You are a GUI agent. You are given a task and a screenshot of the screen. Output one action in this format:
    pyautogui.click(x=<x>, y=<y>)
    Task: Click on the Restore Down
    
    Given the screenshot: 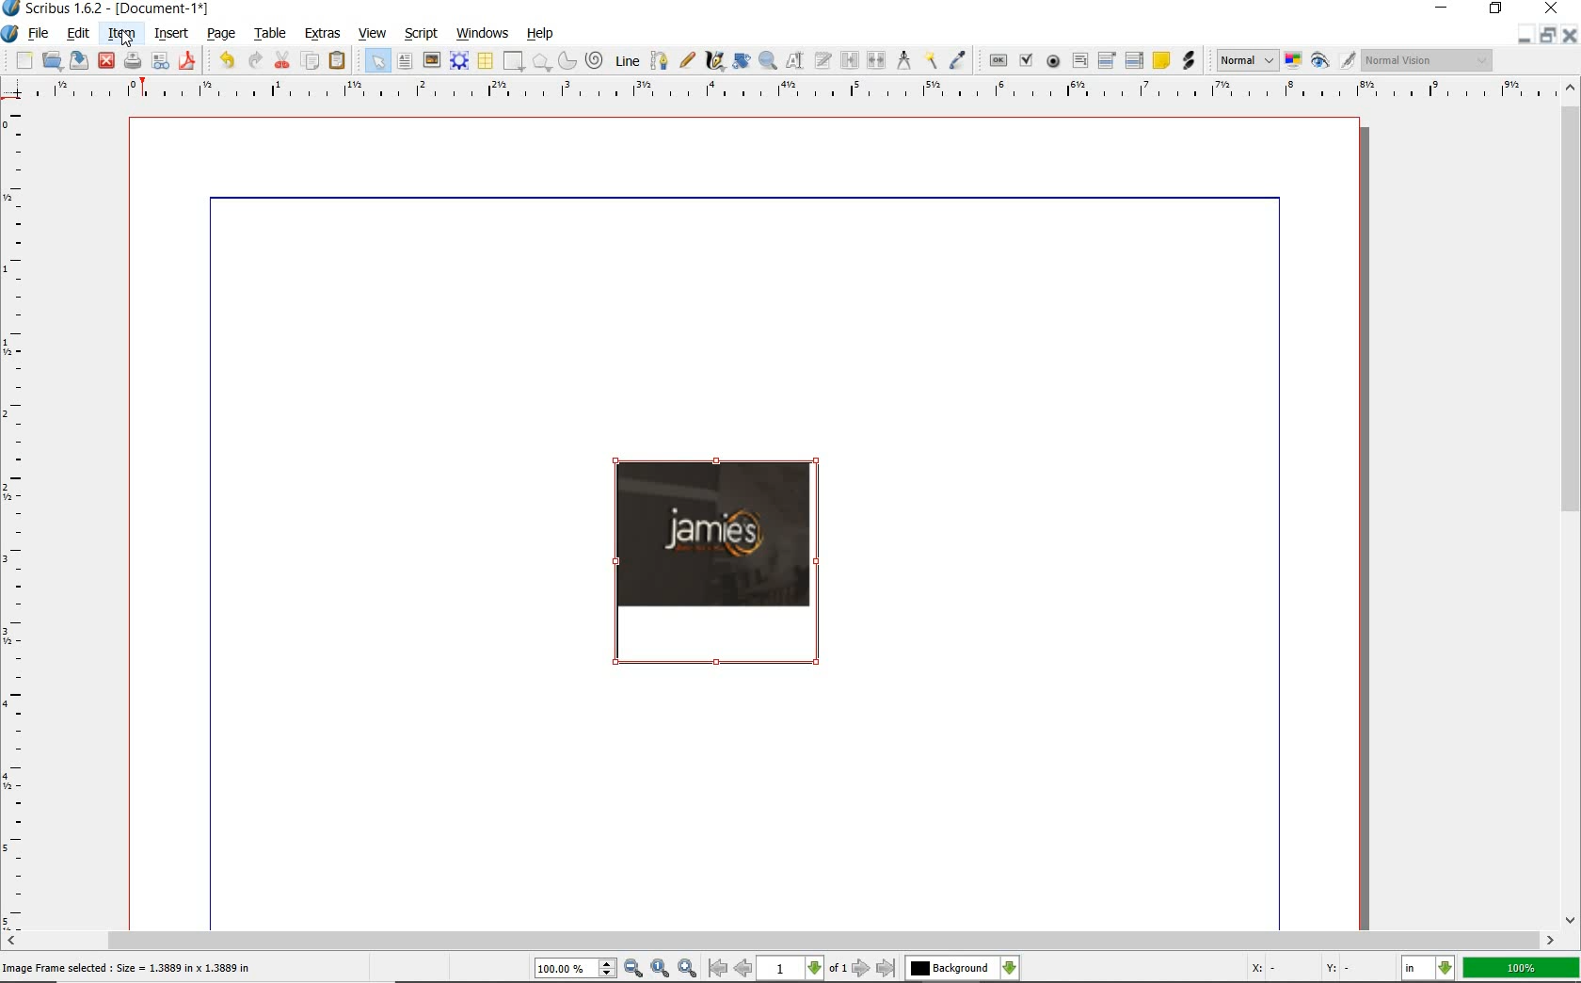 What is the action you would take?
    pyautogui.click(x=1520, y=35)
    